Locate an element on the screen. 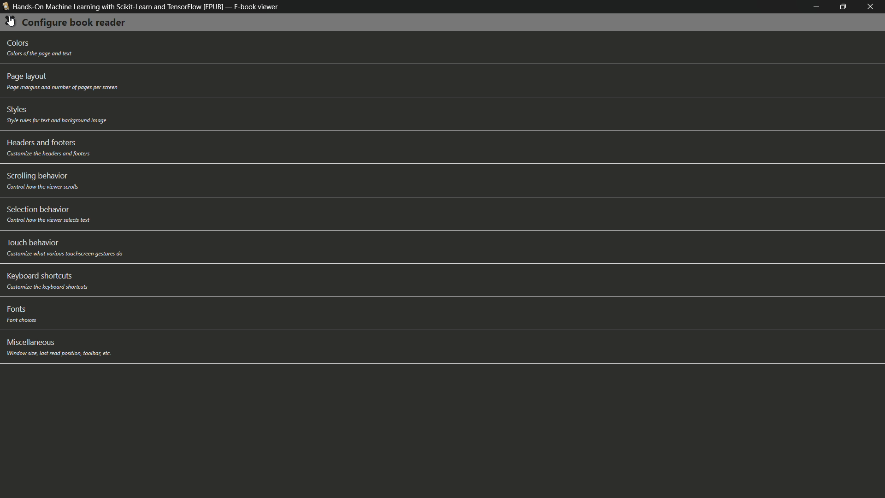 This screenshot has height=498, width=885. text is located at coordinates (61, 88).